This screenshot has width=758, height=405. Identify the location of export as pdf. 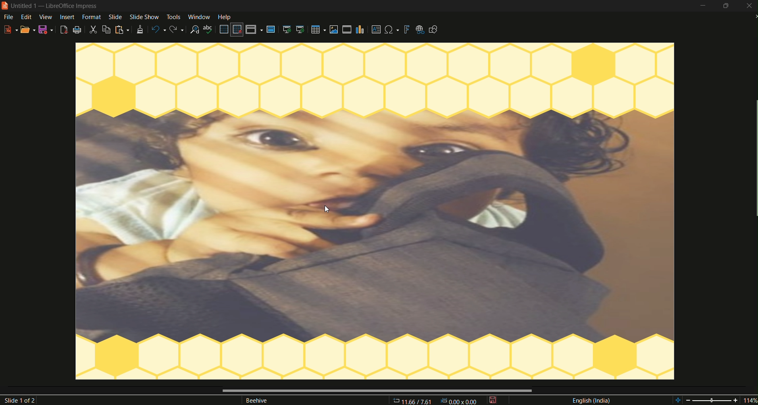
(64, 30).